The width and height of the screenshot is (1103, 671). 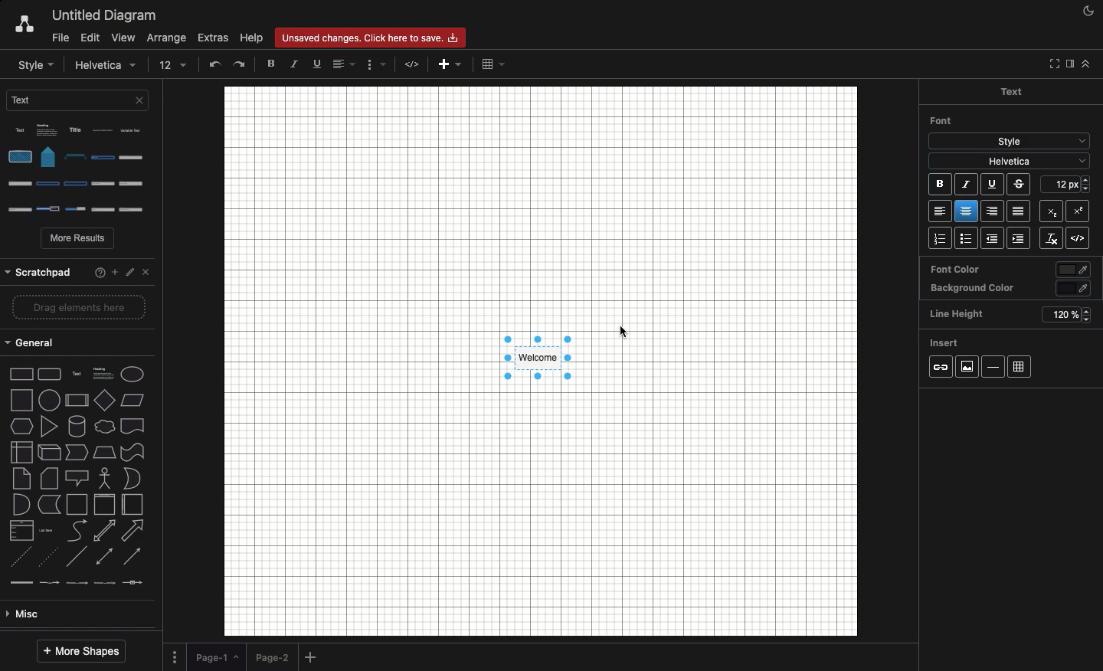 What do you see at coordinates (92, 64) in the screenshot?
I see `Zoom` at bounding box center [92, 64].